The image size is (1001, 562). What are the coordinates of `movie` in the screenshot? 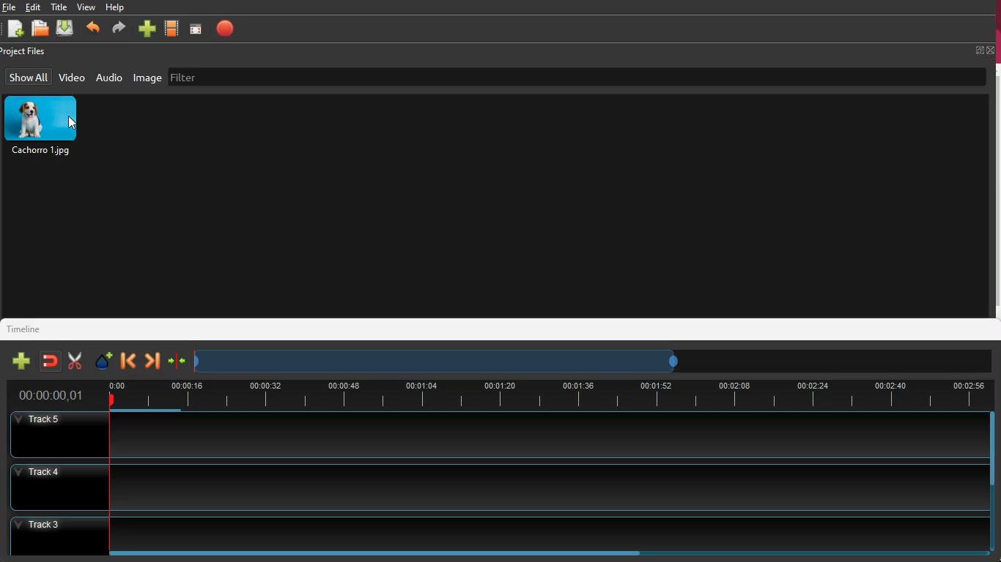 It's located at (174, 28).